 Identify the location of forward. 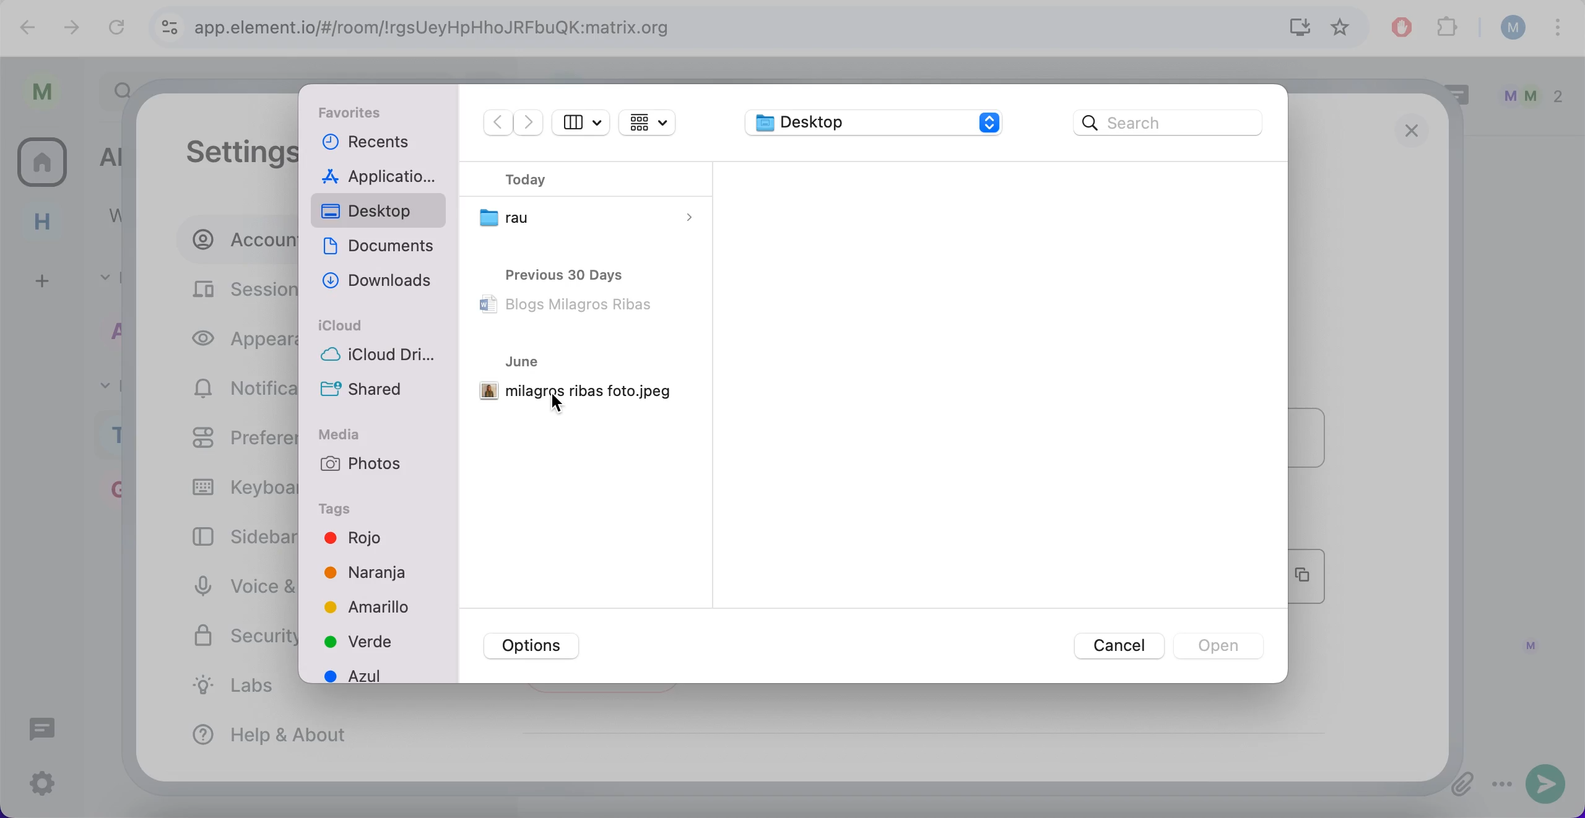
(529, 126).